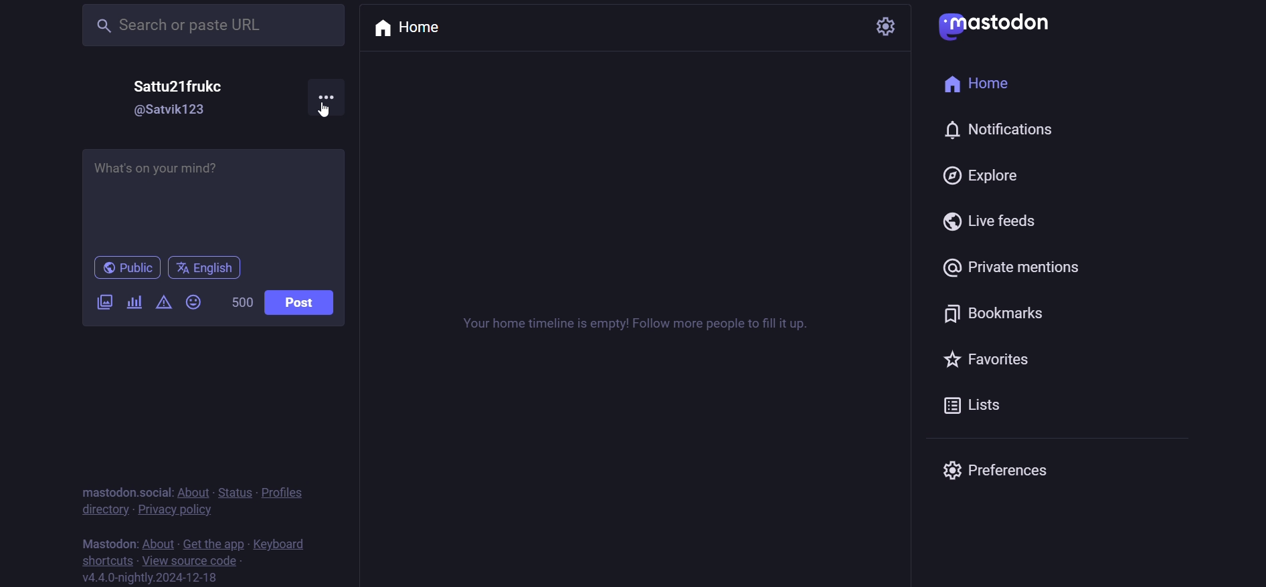 This screenshot has height=587, width=1266. What do you see at coordinates (983, 174) in the screenshot?
I see `explore` at bounding box center [983, 174].